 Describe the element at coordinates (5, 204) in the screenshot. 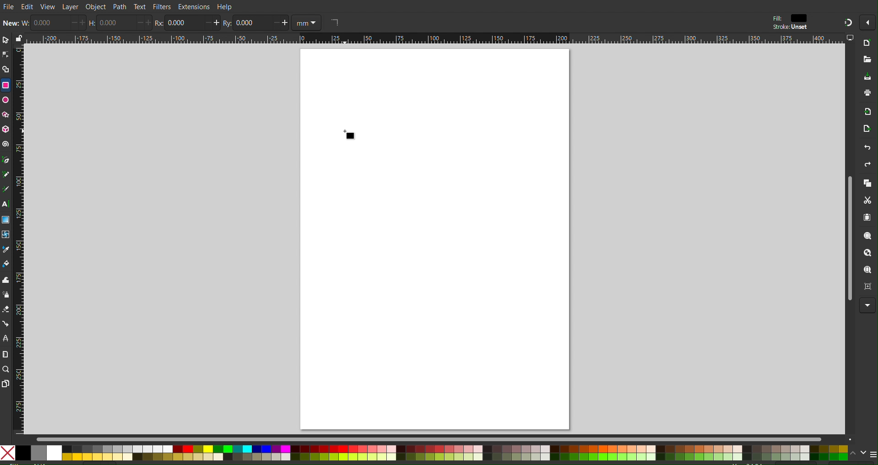

I see `Text Tool` at that location.